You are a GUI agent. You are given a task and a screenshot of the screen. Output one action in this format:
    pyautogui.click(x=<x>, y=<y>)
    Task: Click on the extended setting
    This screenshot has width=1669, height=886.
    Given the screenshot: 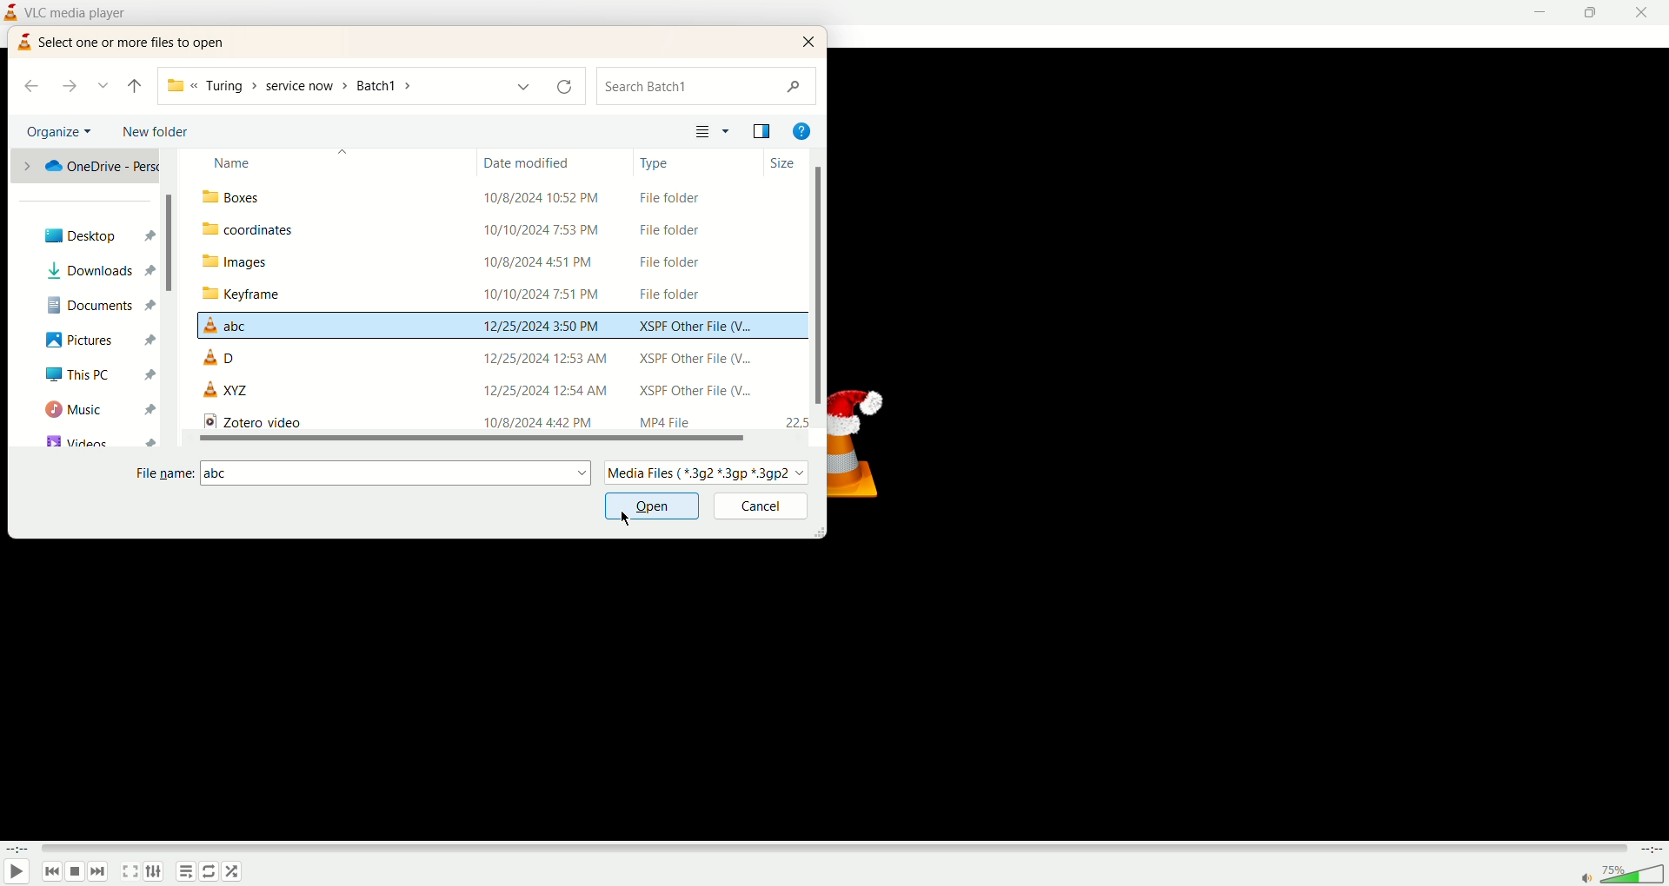 What is the action you would take?
    pyautogui.click(x=154, y=871)
    